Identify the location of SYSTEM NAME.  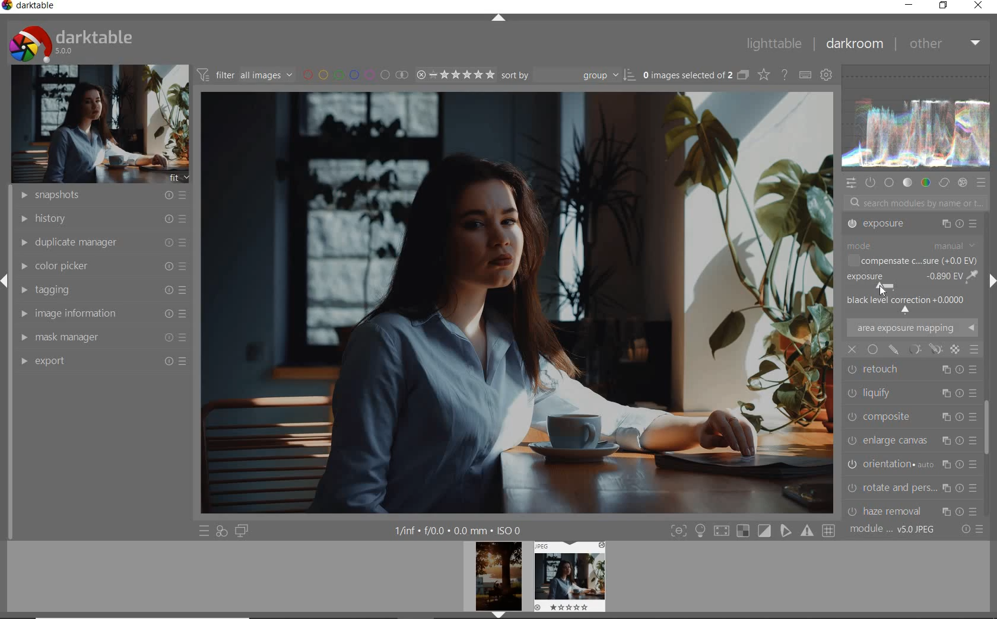
(30, 8).